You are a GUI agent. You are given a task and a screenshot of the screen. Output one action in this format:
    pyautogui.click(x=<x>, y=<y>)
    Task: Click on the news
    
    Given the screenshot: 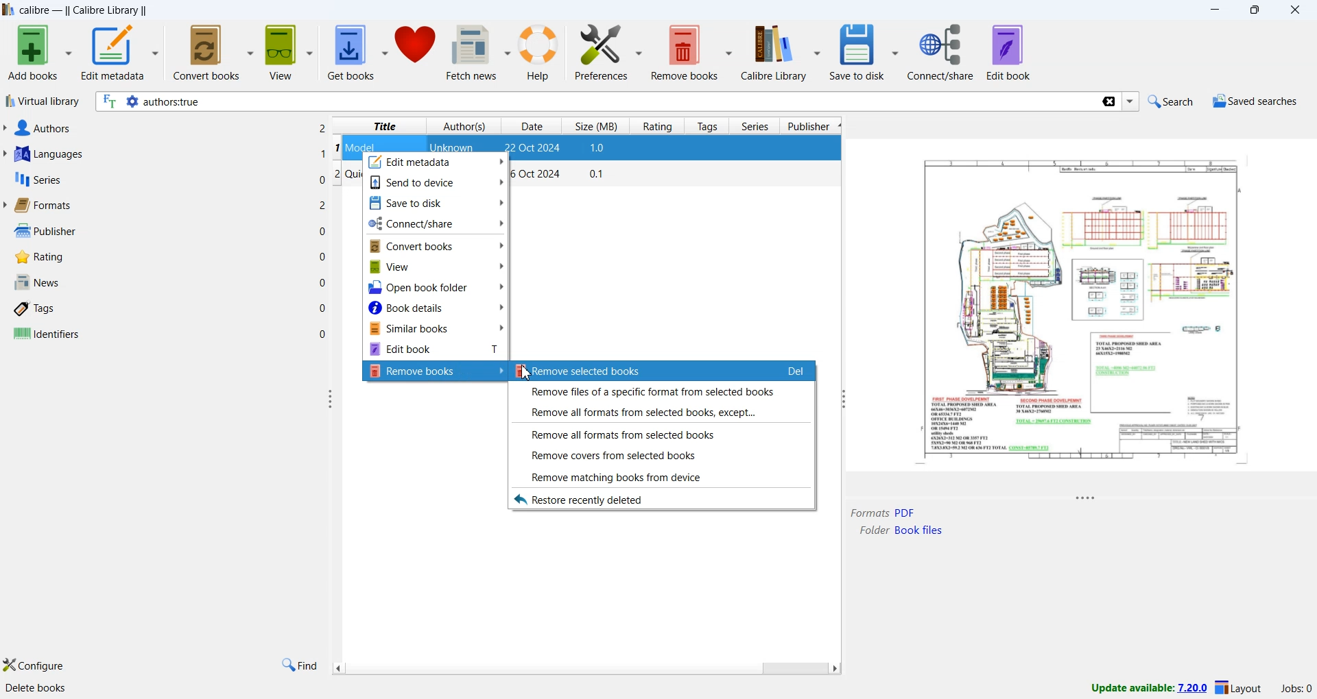 What is the action you would take?
    pyautogui.click(x=36, y=283)
    